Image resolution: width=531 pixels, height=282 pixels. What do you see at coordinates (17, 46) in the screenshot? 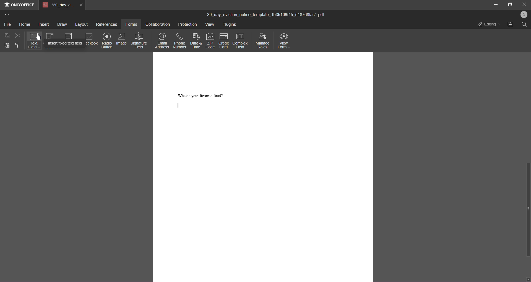
I see `format` at bounding box center [17, 46].